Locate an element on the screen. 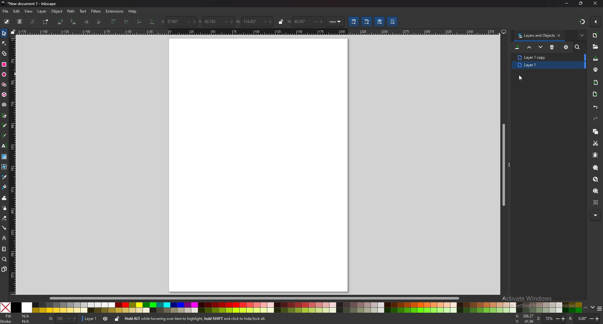 The width and height of the screenshot is (603, 324). up is located at coordinates (585, 308).